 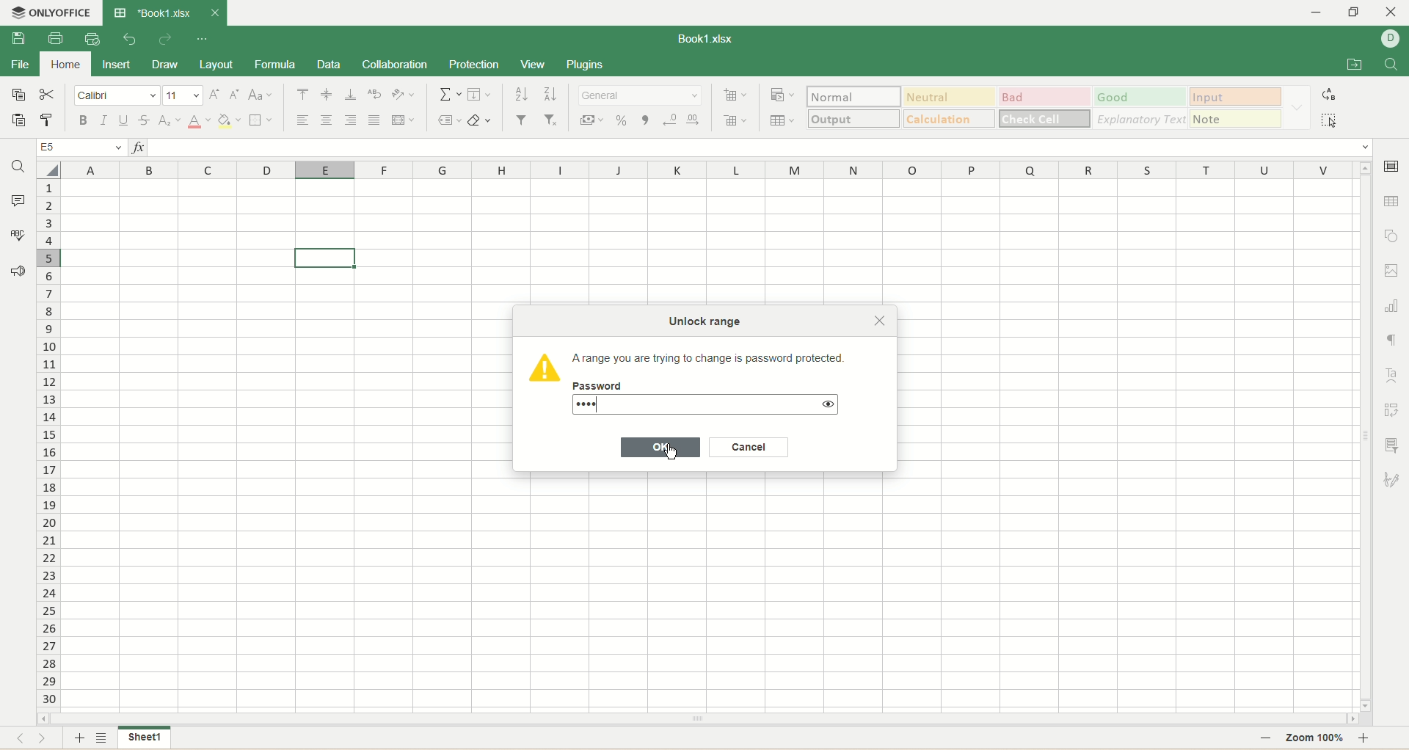 I want to click on align top, so click(x=304, y=94).